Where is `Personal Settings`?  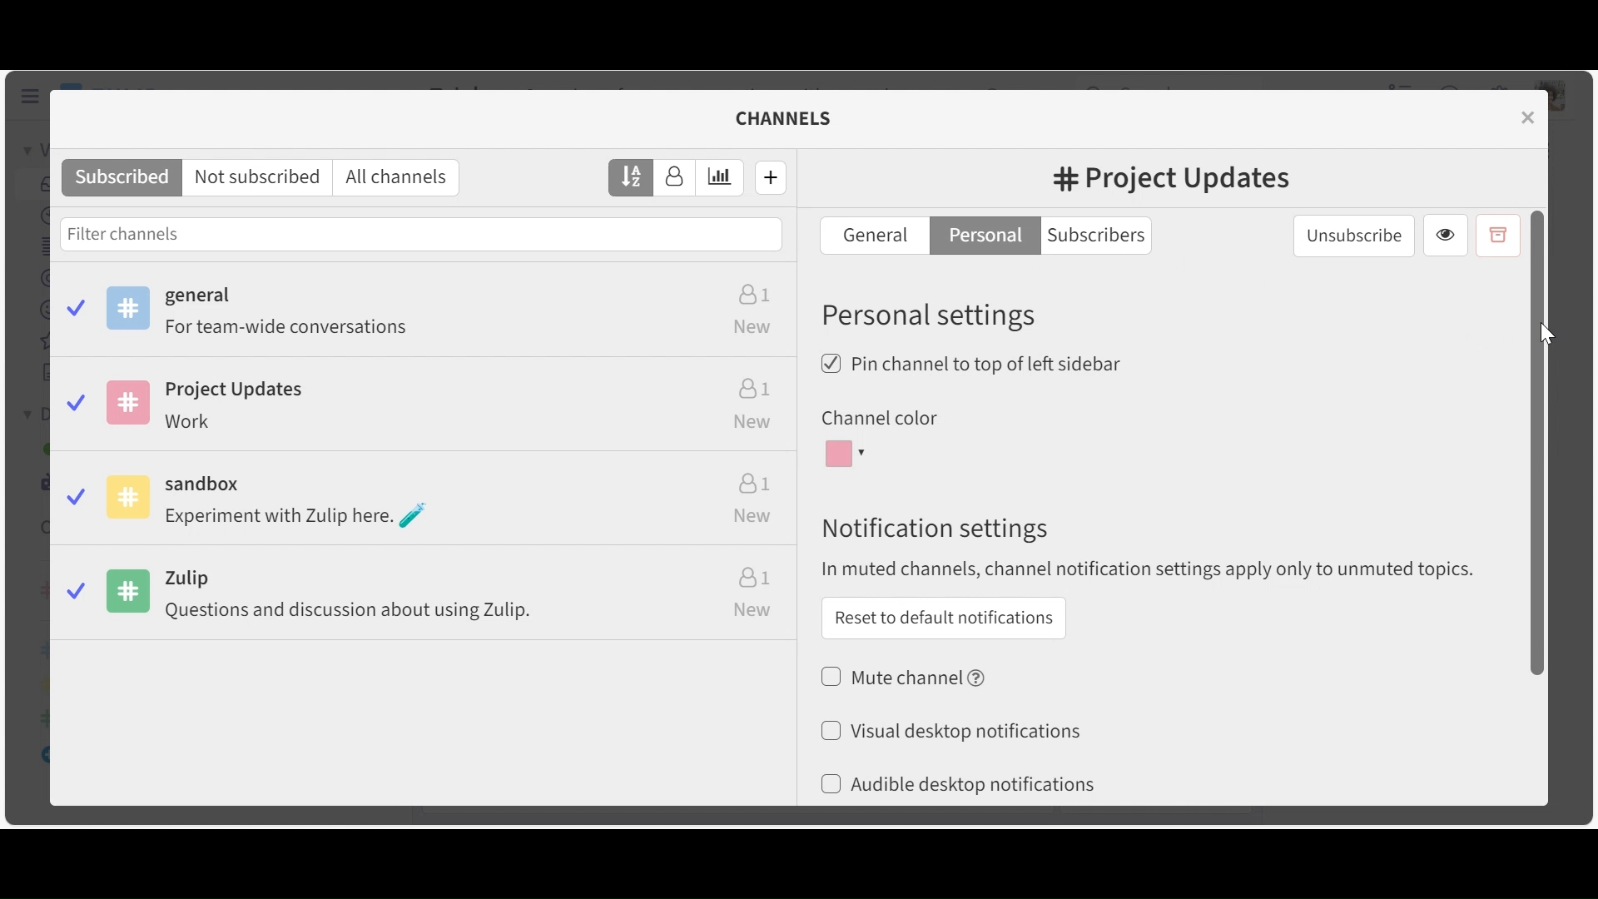 Personal Settings is located at coordinates (931, 314).